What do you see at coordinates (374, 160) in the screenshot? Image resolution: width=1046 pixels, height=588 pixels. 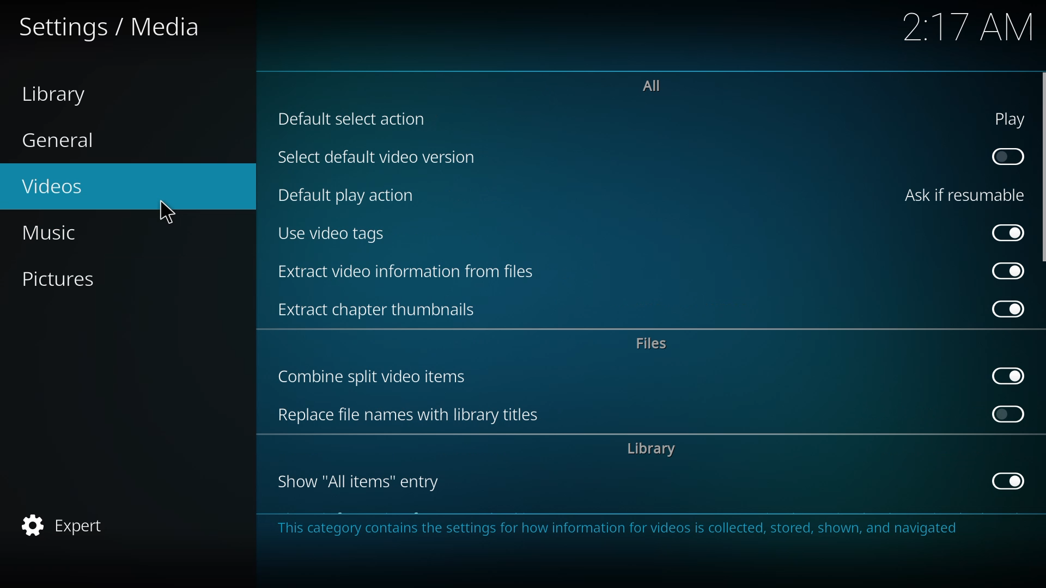 I see `select default video version` at bounding box center [374, 160].